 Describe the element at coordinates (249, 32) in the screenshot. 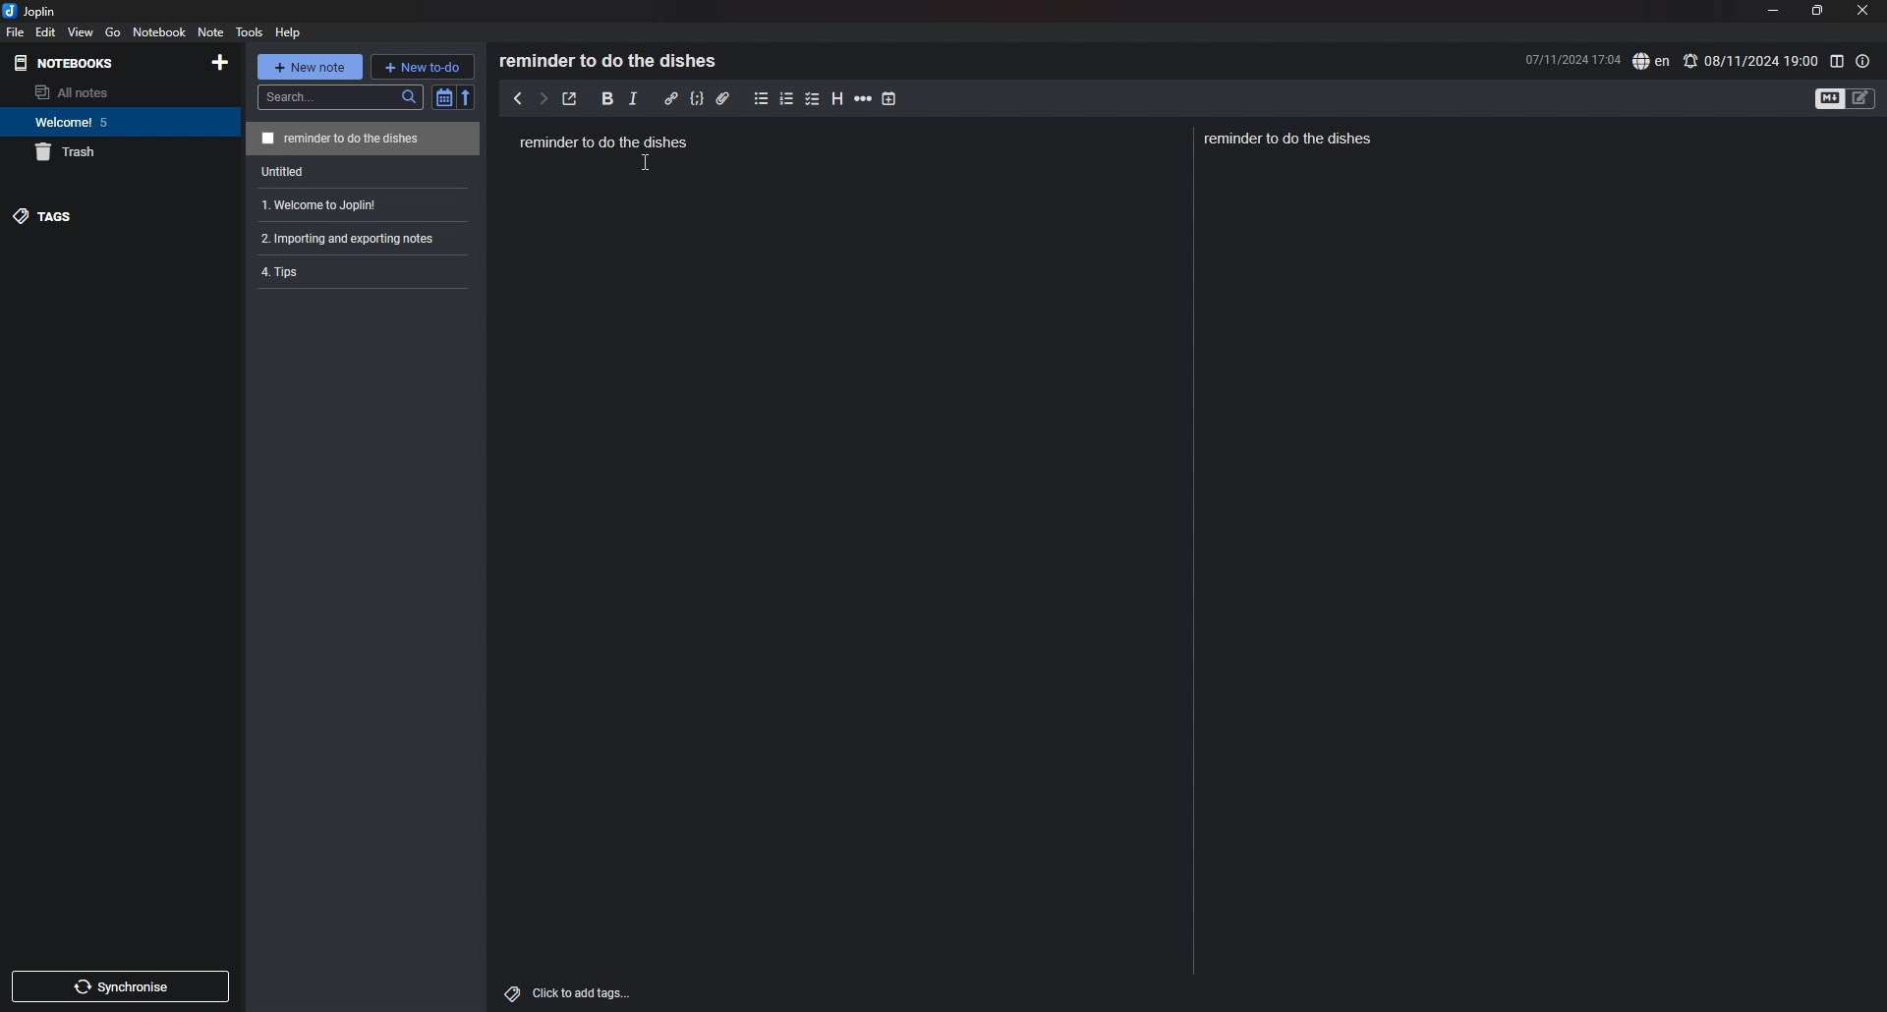

I see `tools` at that location.